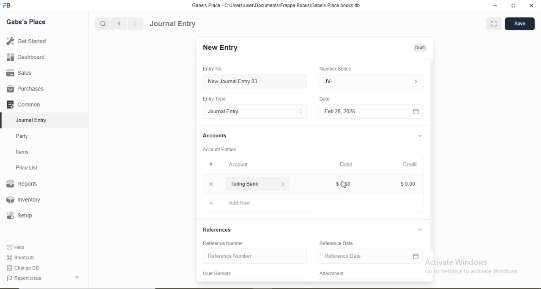 Image resolution: width=541 pixels, height=289 pixels. Describe the element at coordinates (211, 164) in the screenshot. I see `#` at that location.